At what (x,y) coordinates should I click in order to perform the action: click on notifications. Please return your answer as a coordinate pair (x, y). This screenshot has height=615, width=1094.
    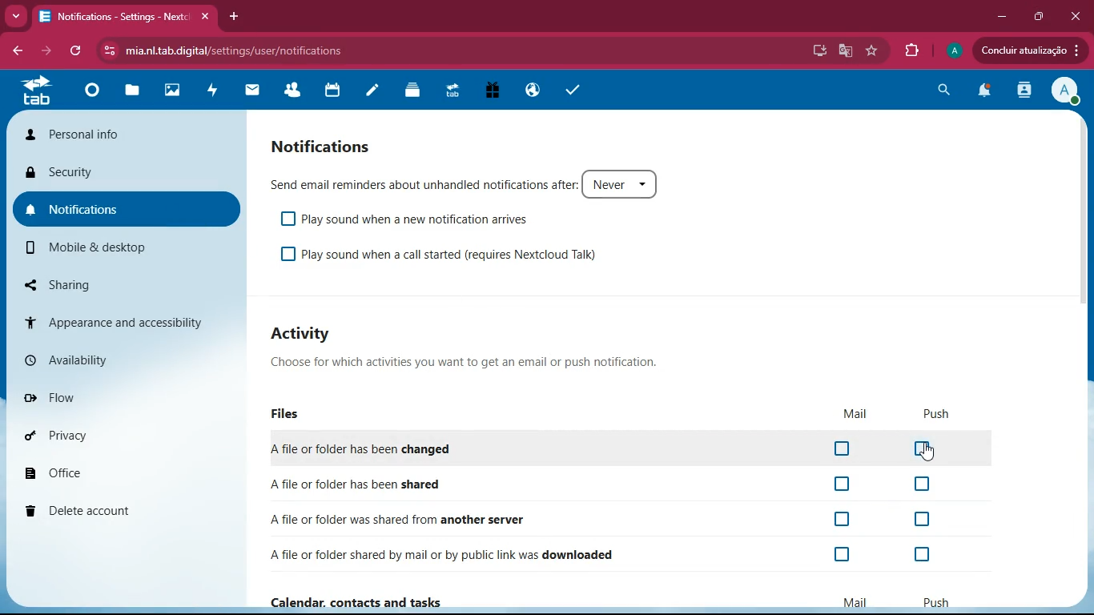
    Looking at the image, I should click on (332, 144).